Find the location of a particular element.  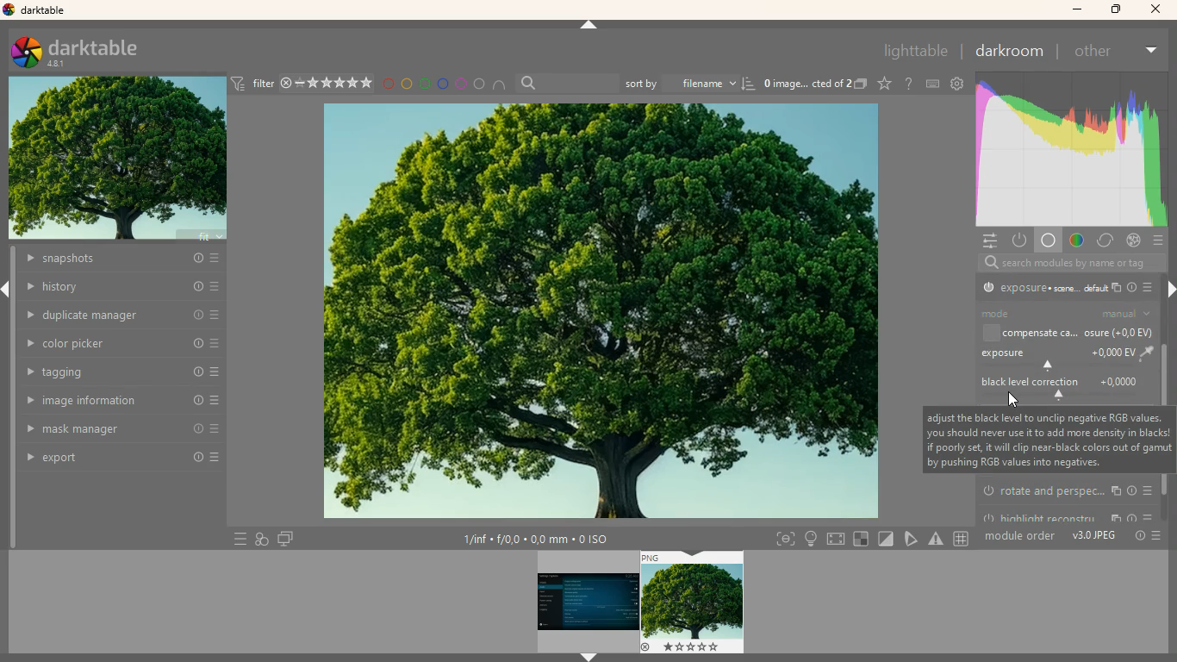

yellow circle is located at coordinates (405, 83).